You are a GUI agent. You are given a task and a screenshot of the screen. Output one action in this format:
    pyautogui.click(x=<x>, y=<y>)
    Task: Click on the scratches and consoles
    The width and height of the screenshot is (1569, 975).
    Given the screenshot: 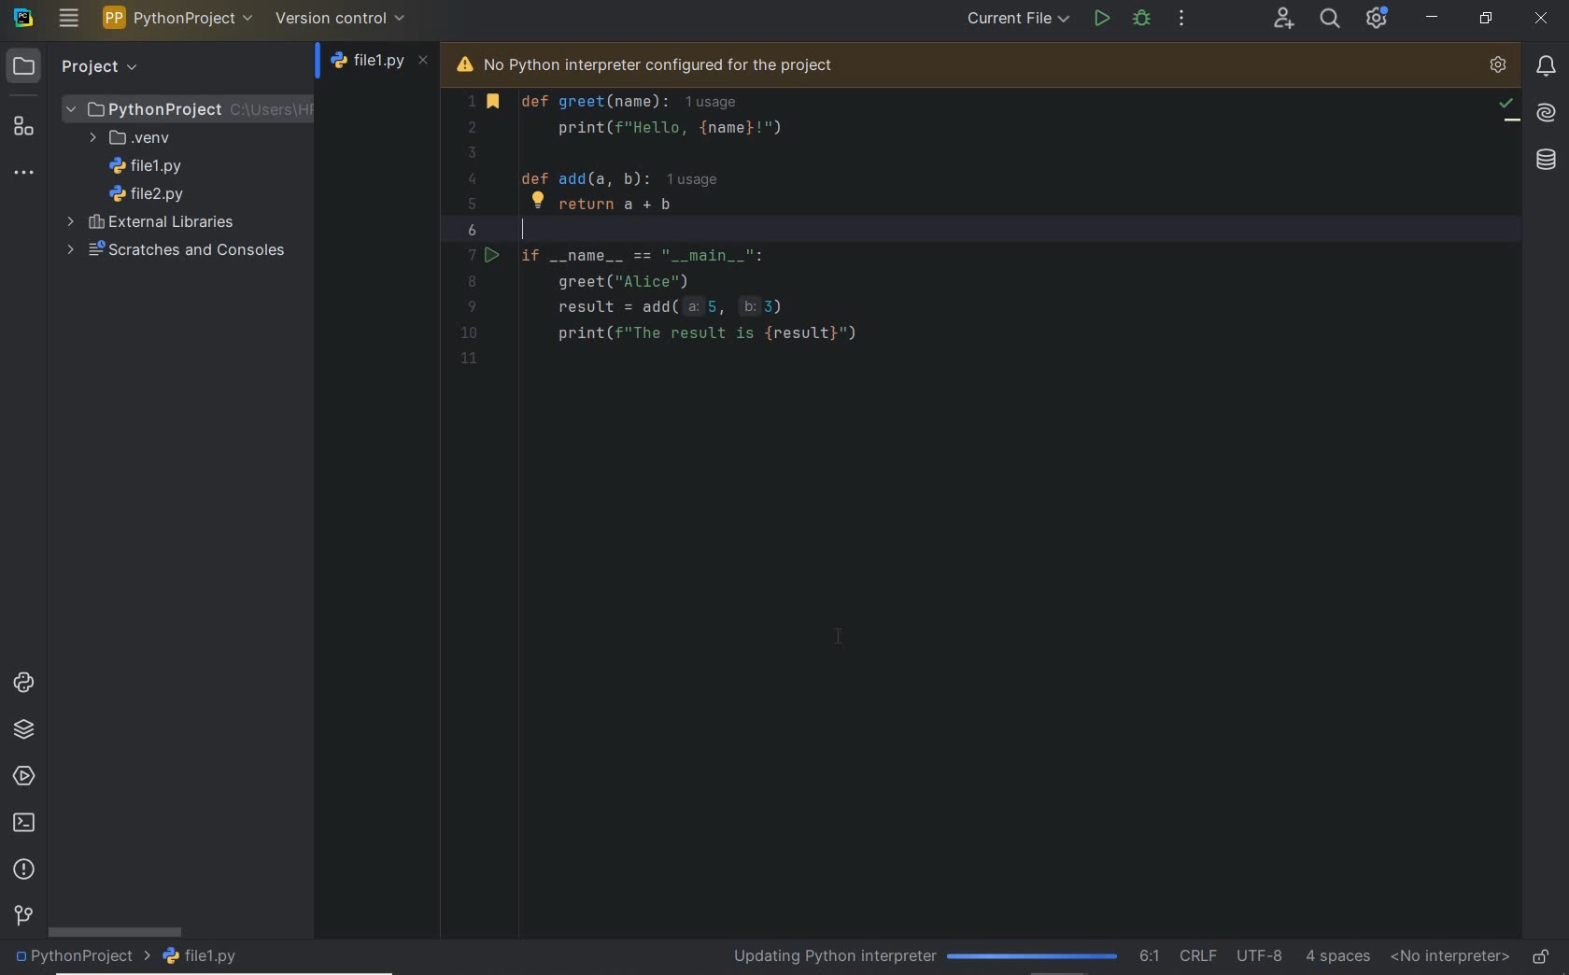 What is the action you would take?
    pyautogui.click(x=172, y=250)
    